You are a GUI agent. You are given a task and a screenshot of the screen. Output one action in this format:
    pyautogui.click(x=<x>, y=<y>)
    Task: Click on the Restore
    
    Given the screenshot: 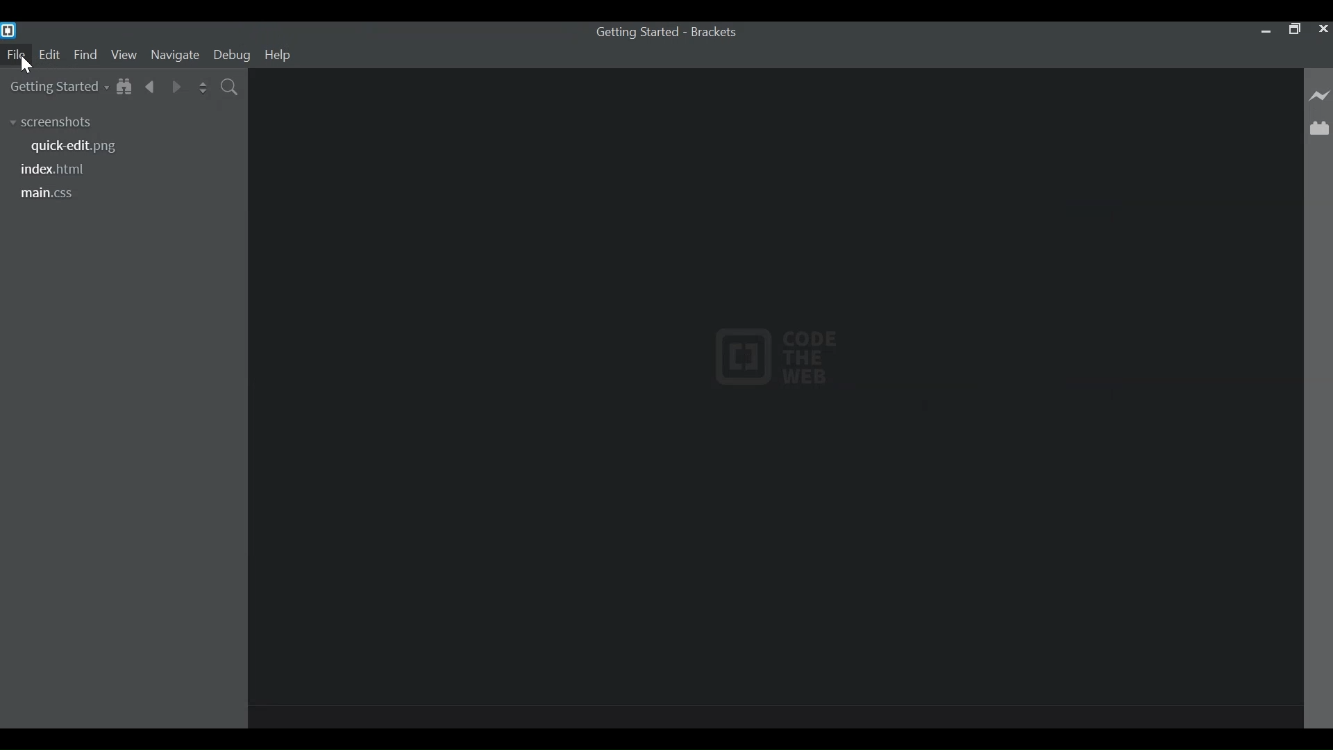 What is the action you would take?
    pyautogui.click(x=1292, y=28)
    